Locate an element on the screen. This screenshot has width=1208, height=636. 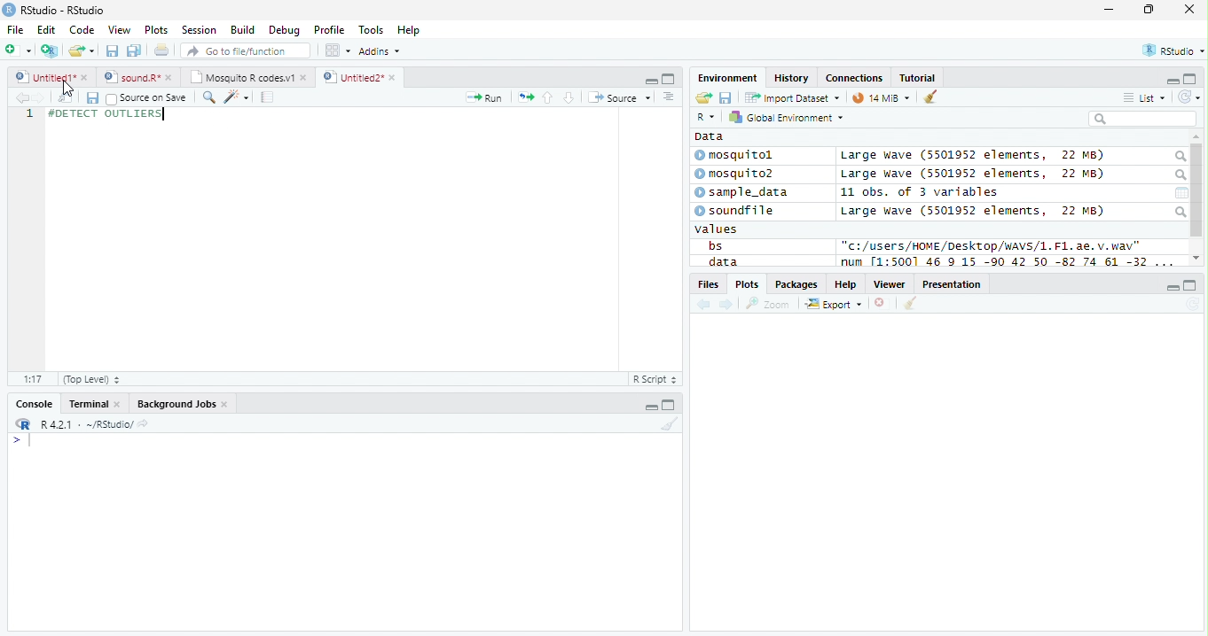
Tools is located at coordinates (371, 31).